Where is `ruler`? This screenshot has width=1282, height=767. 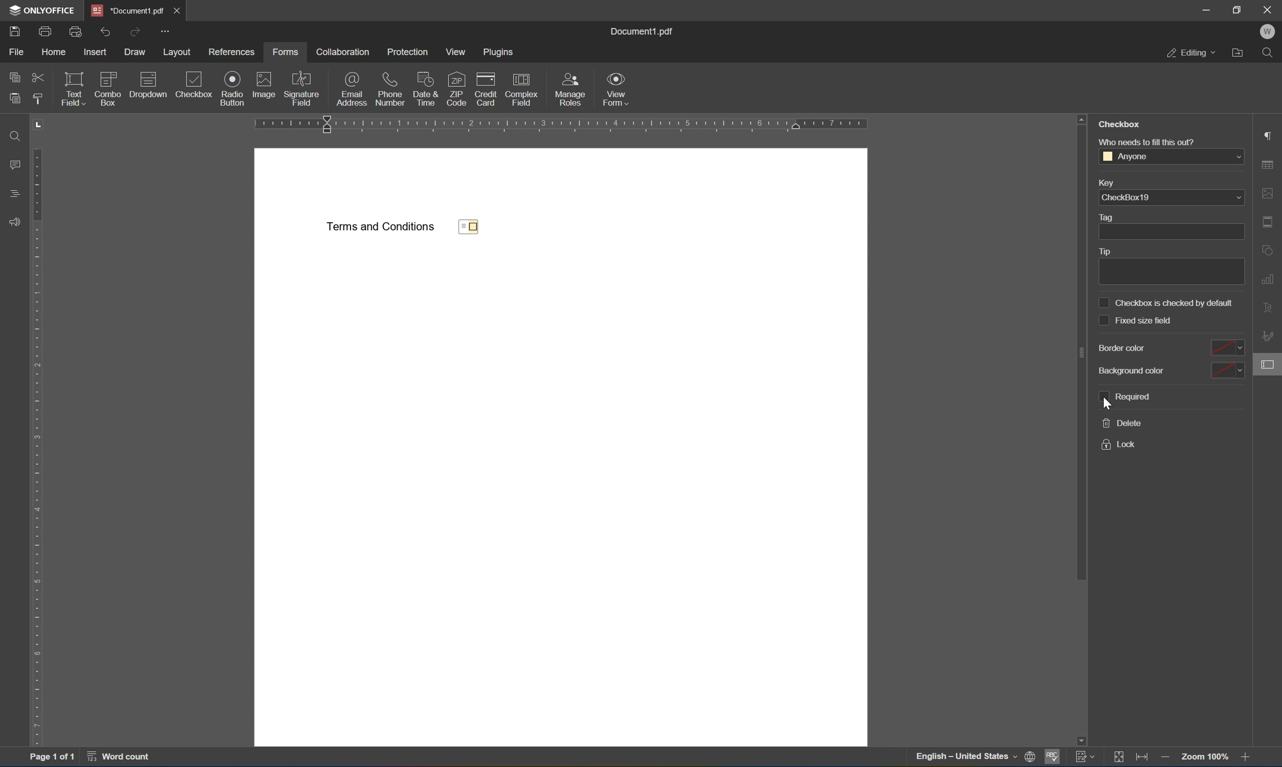 ruler is located at coordinates (574, 126).